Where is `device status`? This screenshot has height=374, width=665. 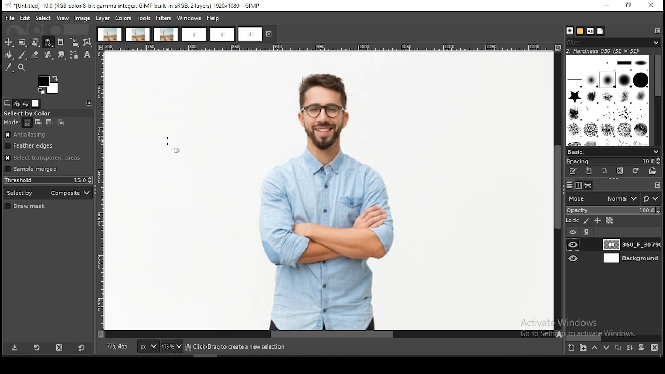 device status is located at coordinates (17, 104).